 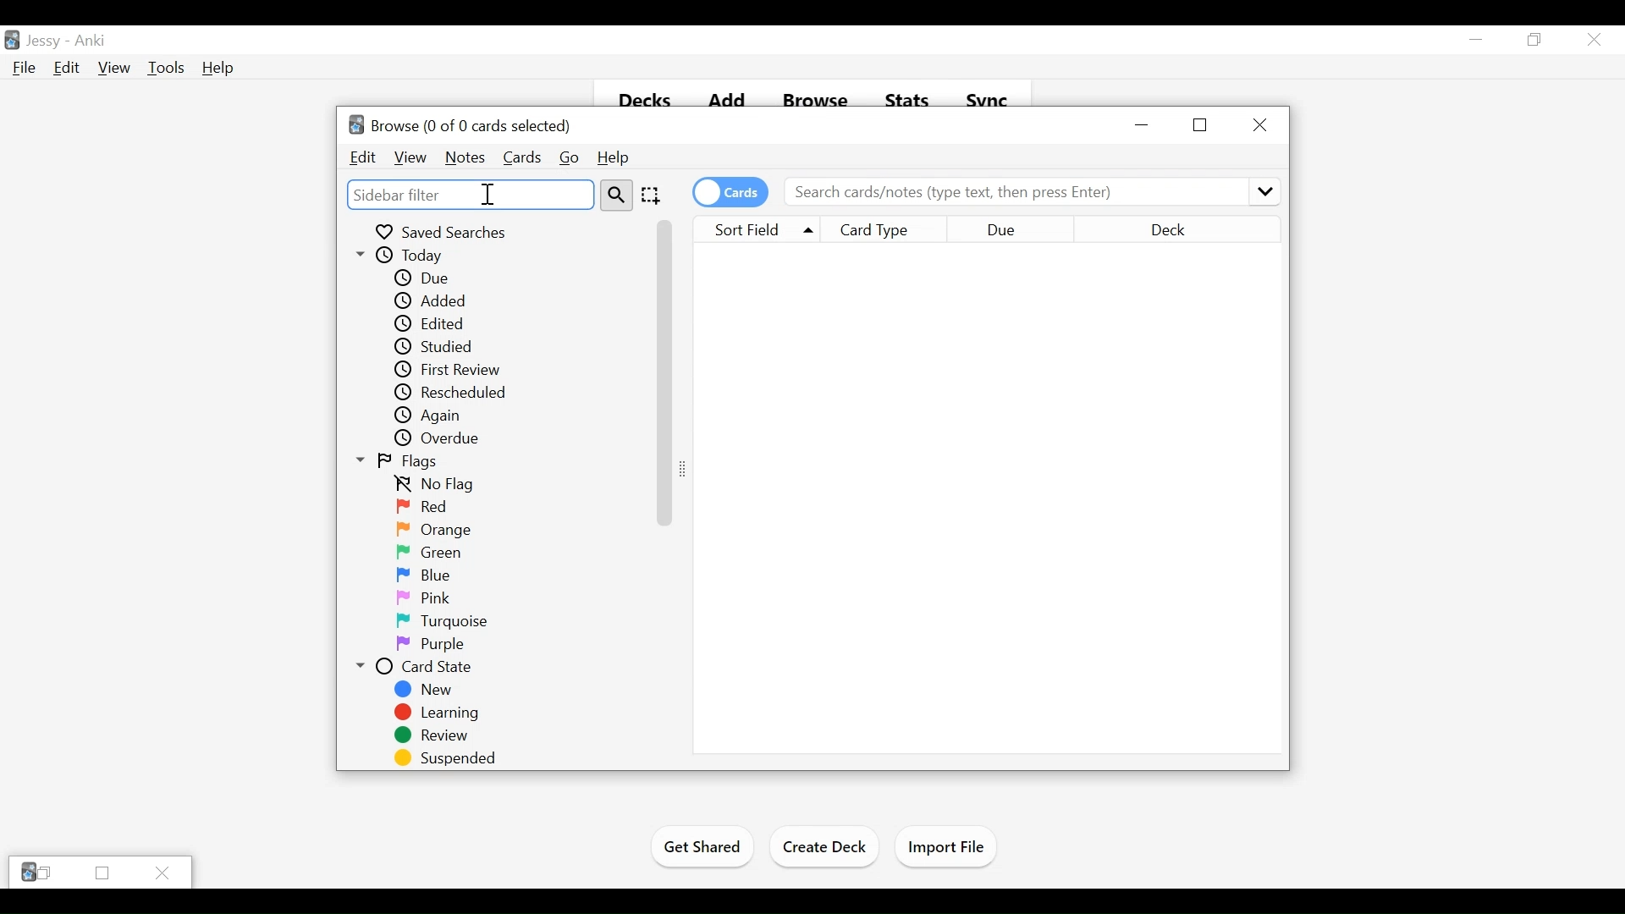 I want to click on Help, so click(x=612, y=158).